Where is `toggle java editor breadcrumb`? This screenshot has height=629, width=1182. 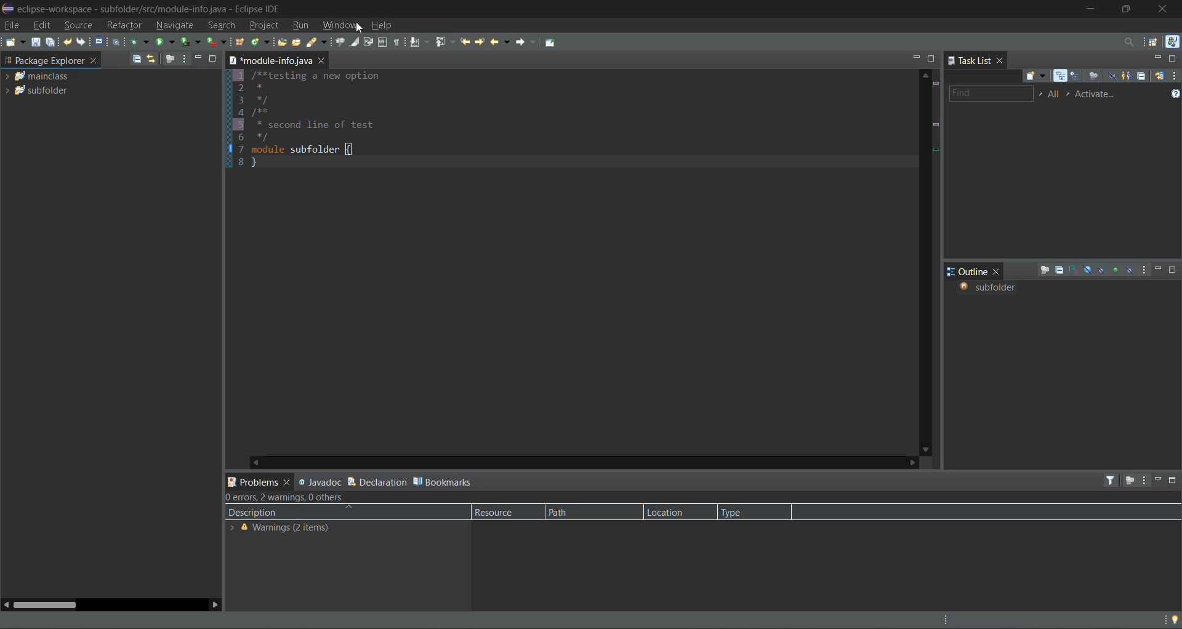 toggle java editor breadcrumb is located at coordinates (338, 42).